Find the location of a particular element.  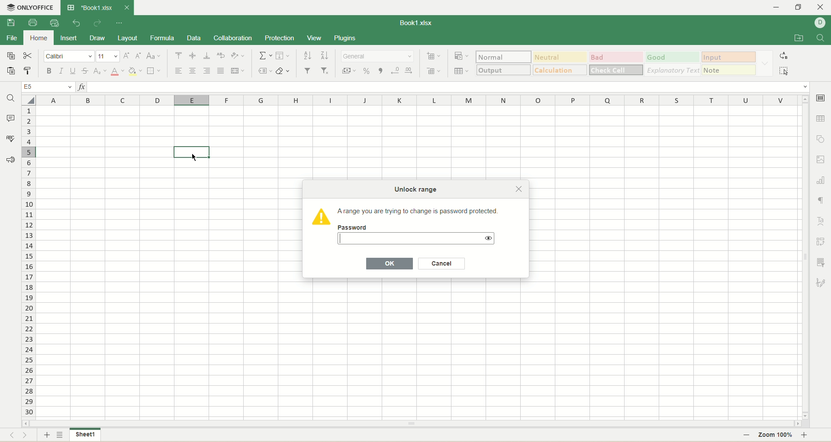

summation is located at coordinates (267, 55).